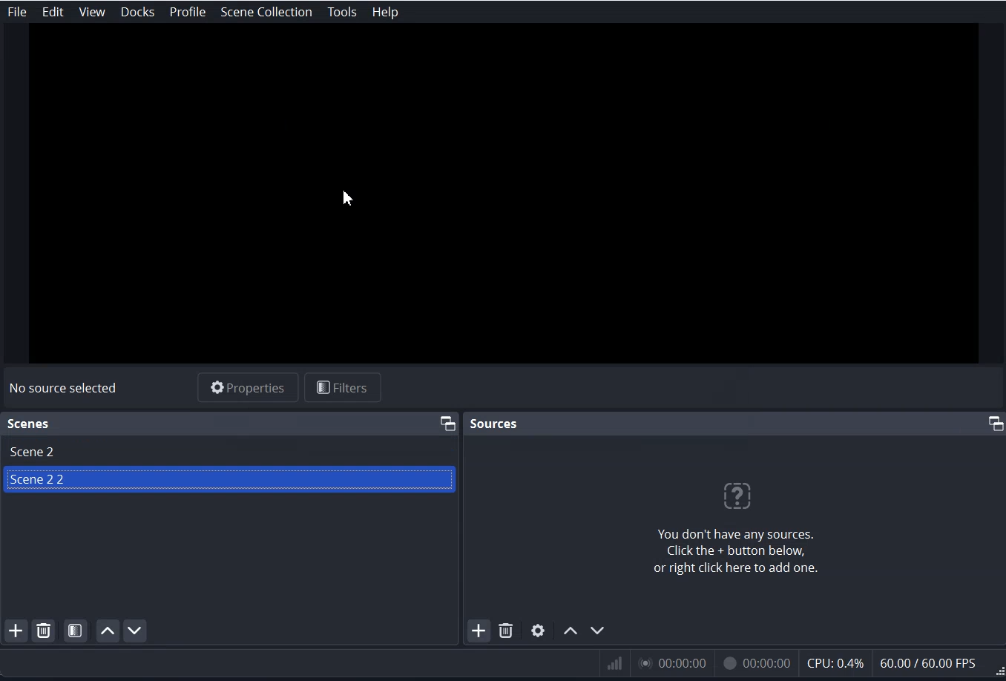 This screenshot has width=1006, height=681. I want to click on Add Scene, so click(14, 631).